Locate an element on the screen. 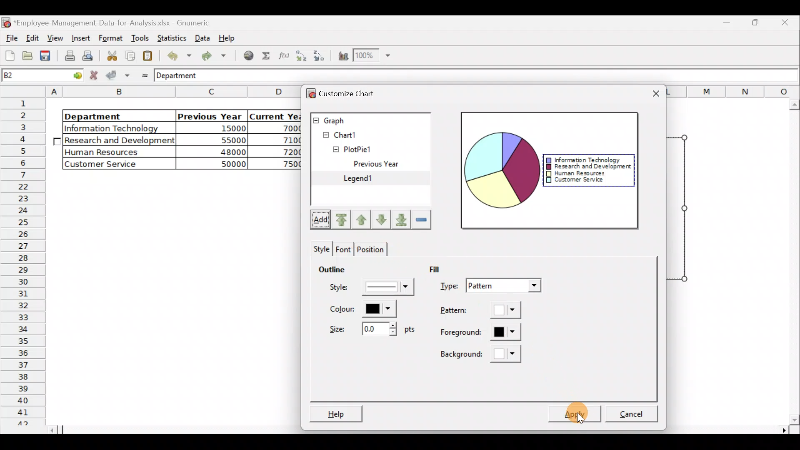 Image resolution: width=800 pixels, height=450 pixels. Add is located at coordinates (317, 220).